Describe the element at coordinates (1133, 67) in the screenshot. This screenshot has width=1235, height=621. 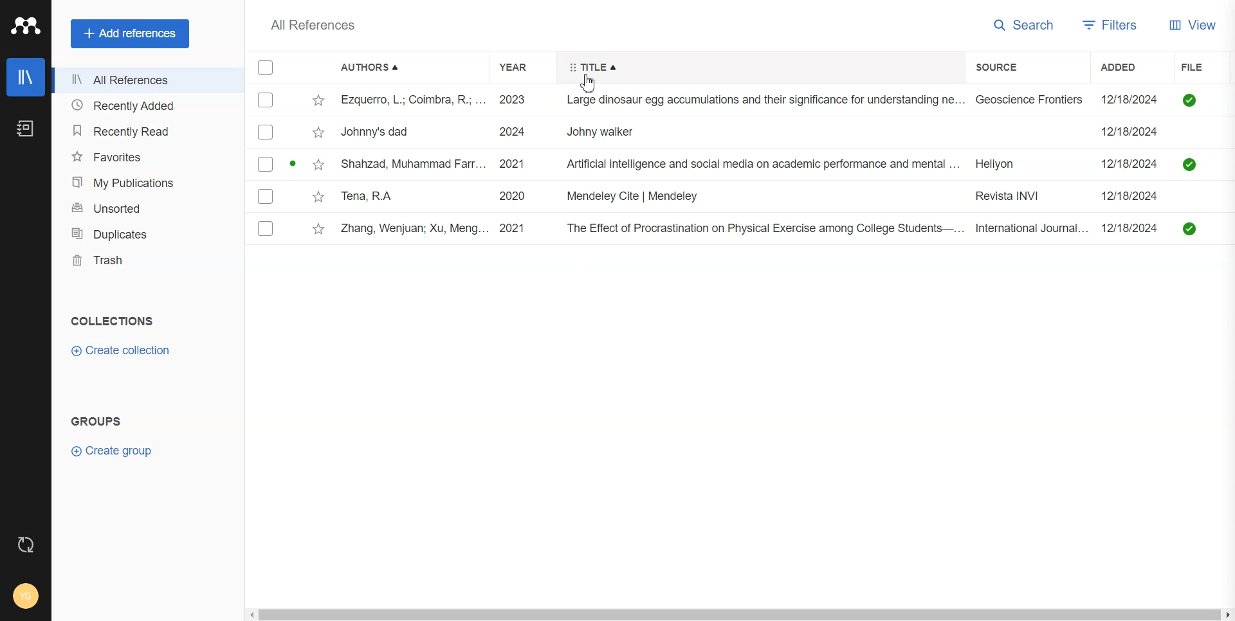
I see `Added` at that location.